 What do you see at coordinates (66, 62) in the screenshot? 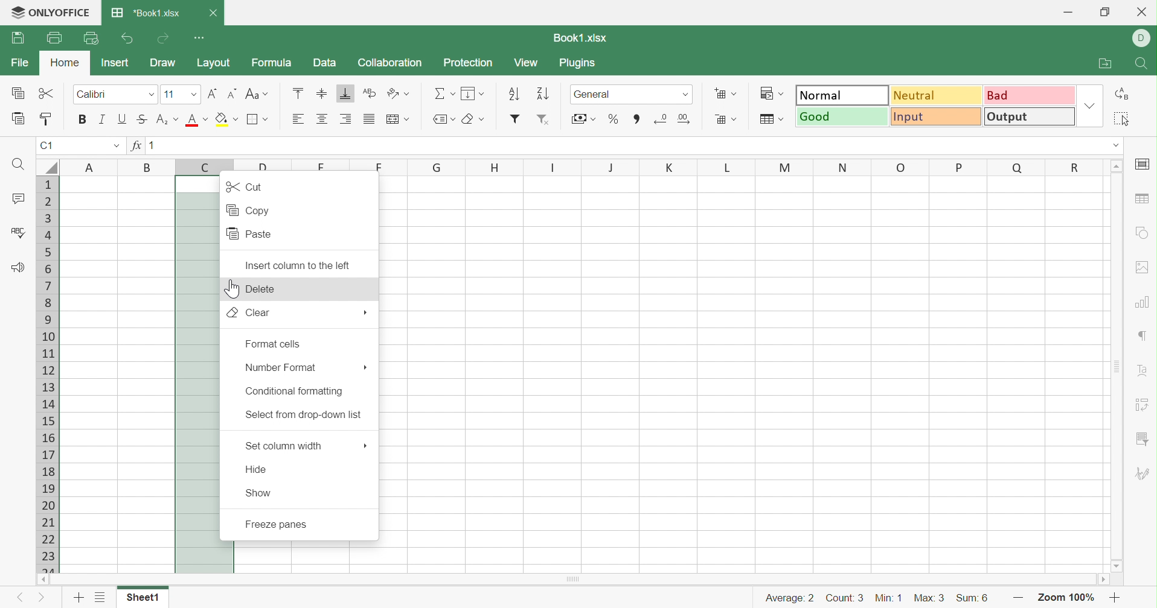
I see `Home` at bounding box center [66, 62].